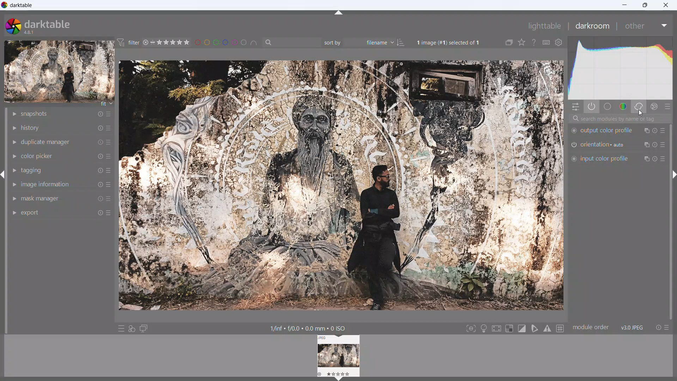 This screenshot has width=677, height=381. I want to click on toggle clipping indication , so click(522, 328).